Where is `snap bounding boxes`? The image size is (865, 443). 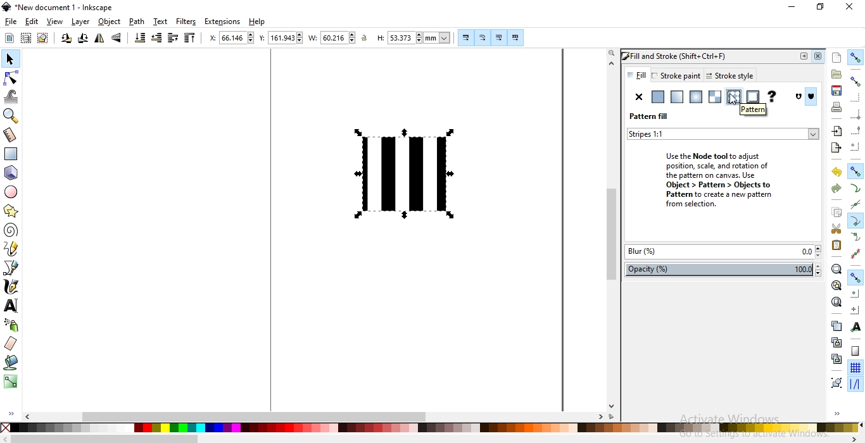
snap bounding boxes is located at coordinates (856, 81).